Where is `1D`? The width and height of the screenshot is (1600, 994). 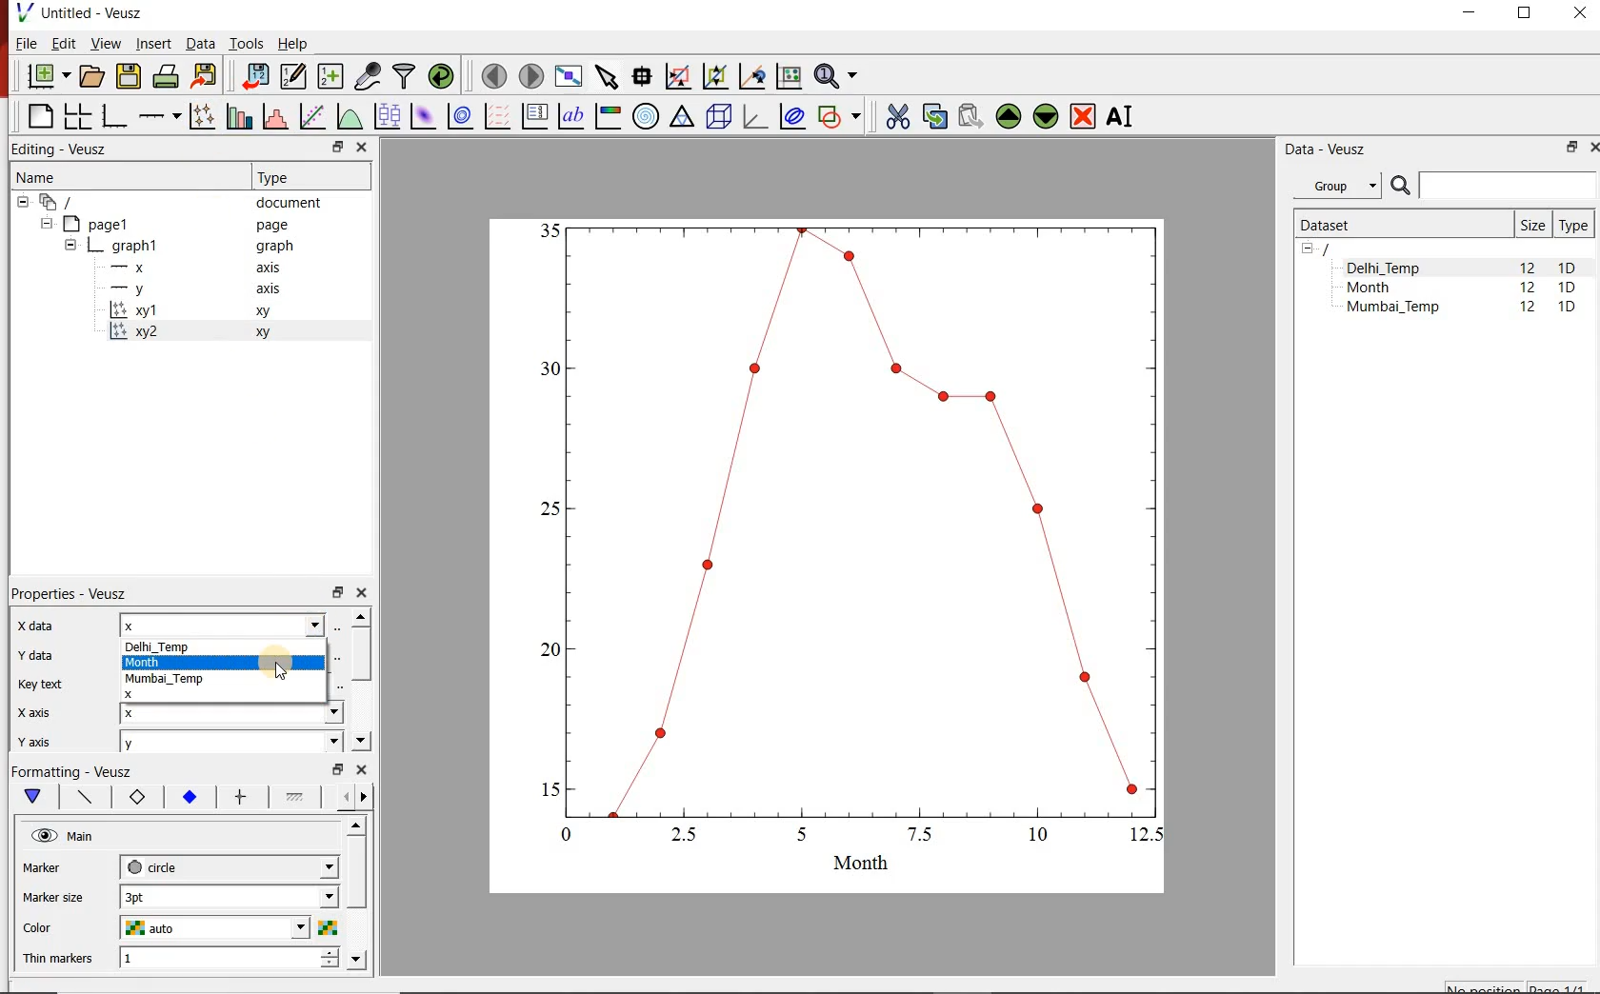
1D is located at coordinates (1567, 288).